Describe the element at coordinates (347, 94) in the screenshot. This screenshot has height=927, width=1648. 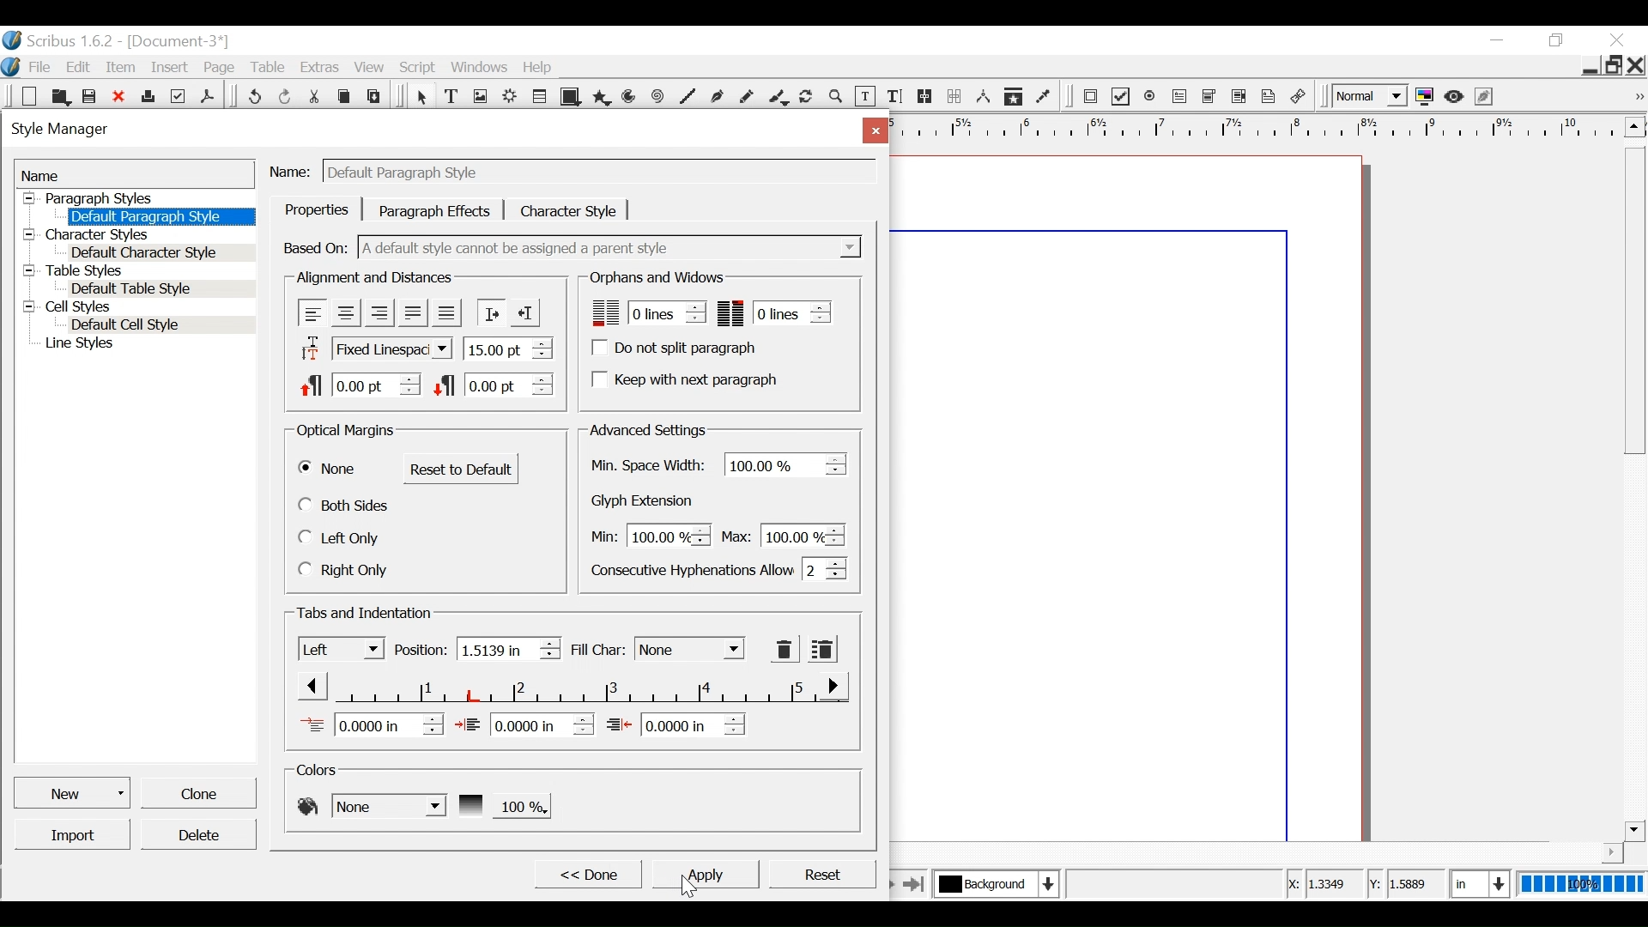
I see `Copy ` at that location.